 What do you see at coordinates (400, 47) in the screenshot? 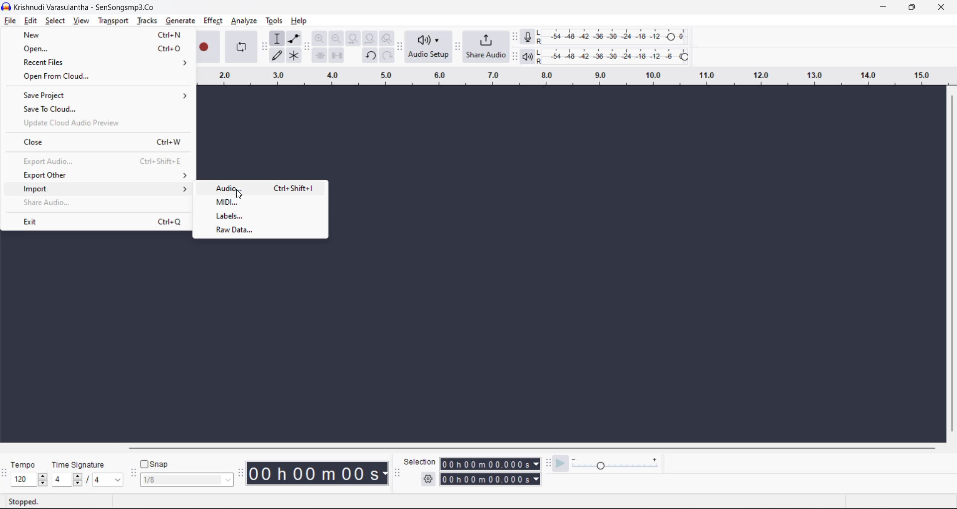
I see `audio setup toolbar` at bounding box center [400, 47].